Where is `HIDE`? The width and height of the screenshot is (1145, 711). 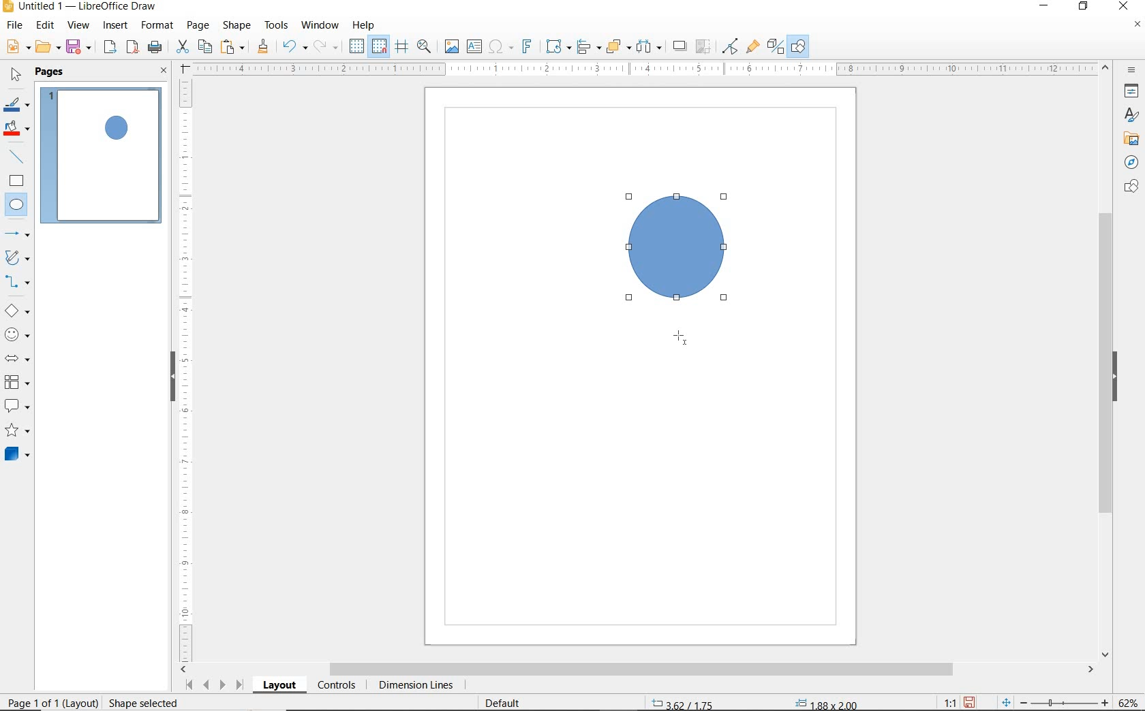
HIDE is located at coordinates (1118, 377).